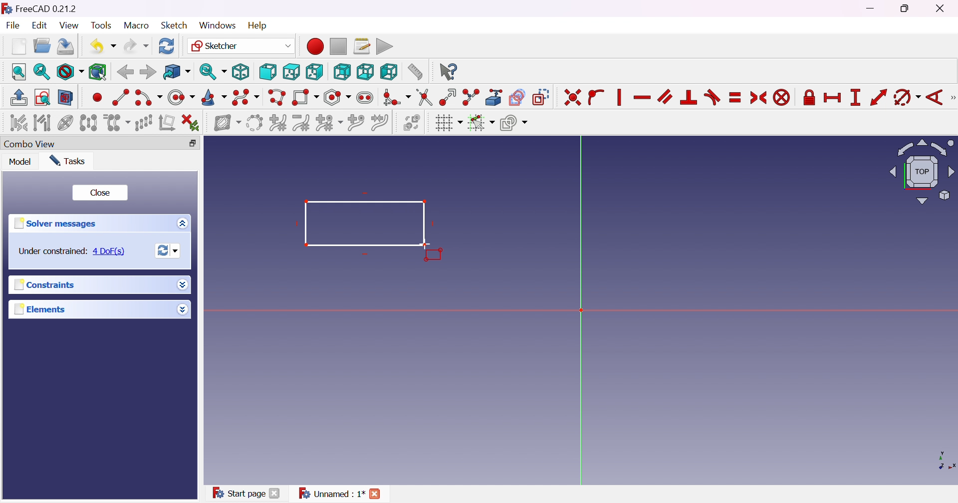 This screenshot has width=958, height=503. I want to click on View sketch, so click(42, 97).